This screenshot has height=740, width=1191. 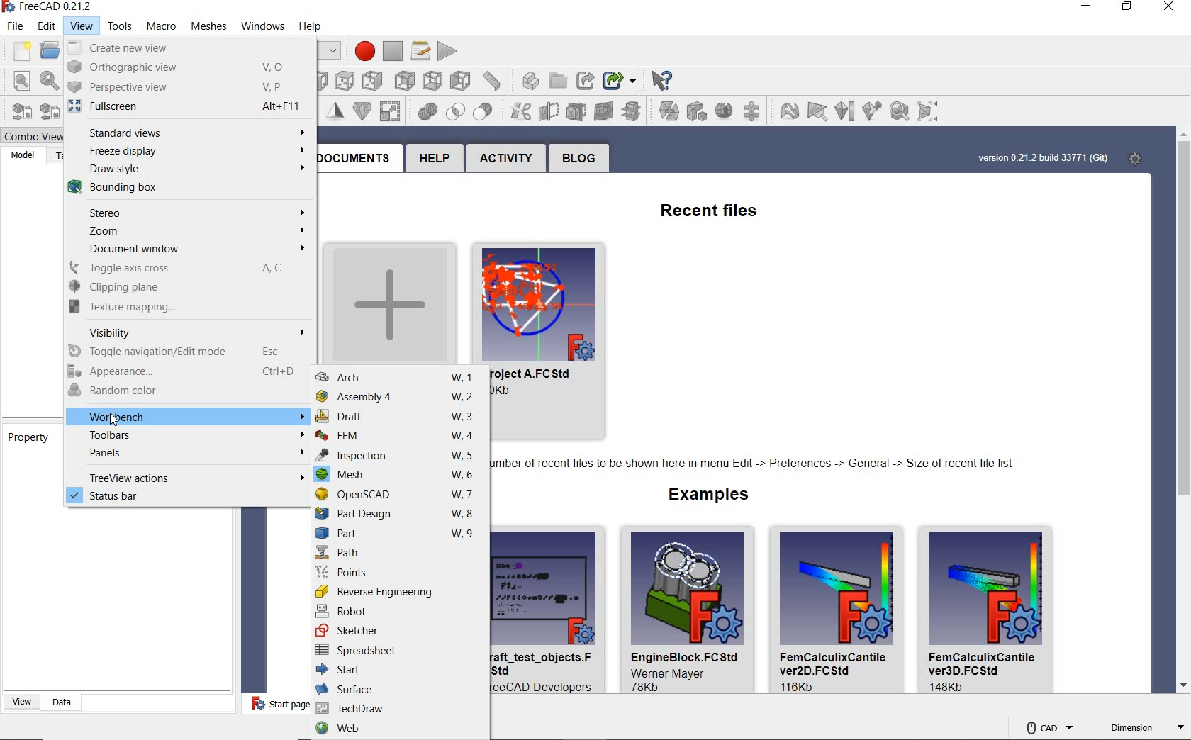 What do you see at coordinates (406, 79) in the screenshot?
I see `bottom` at bounding box center [406, 79].